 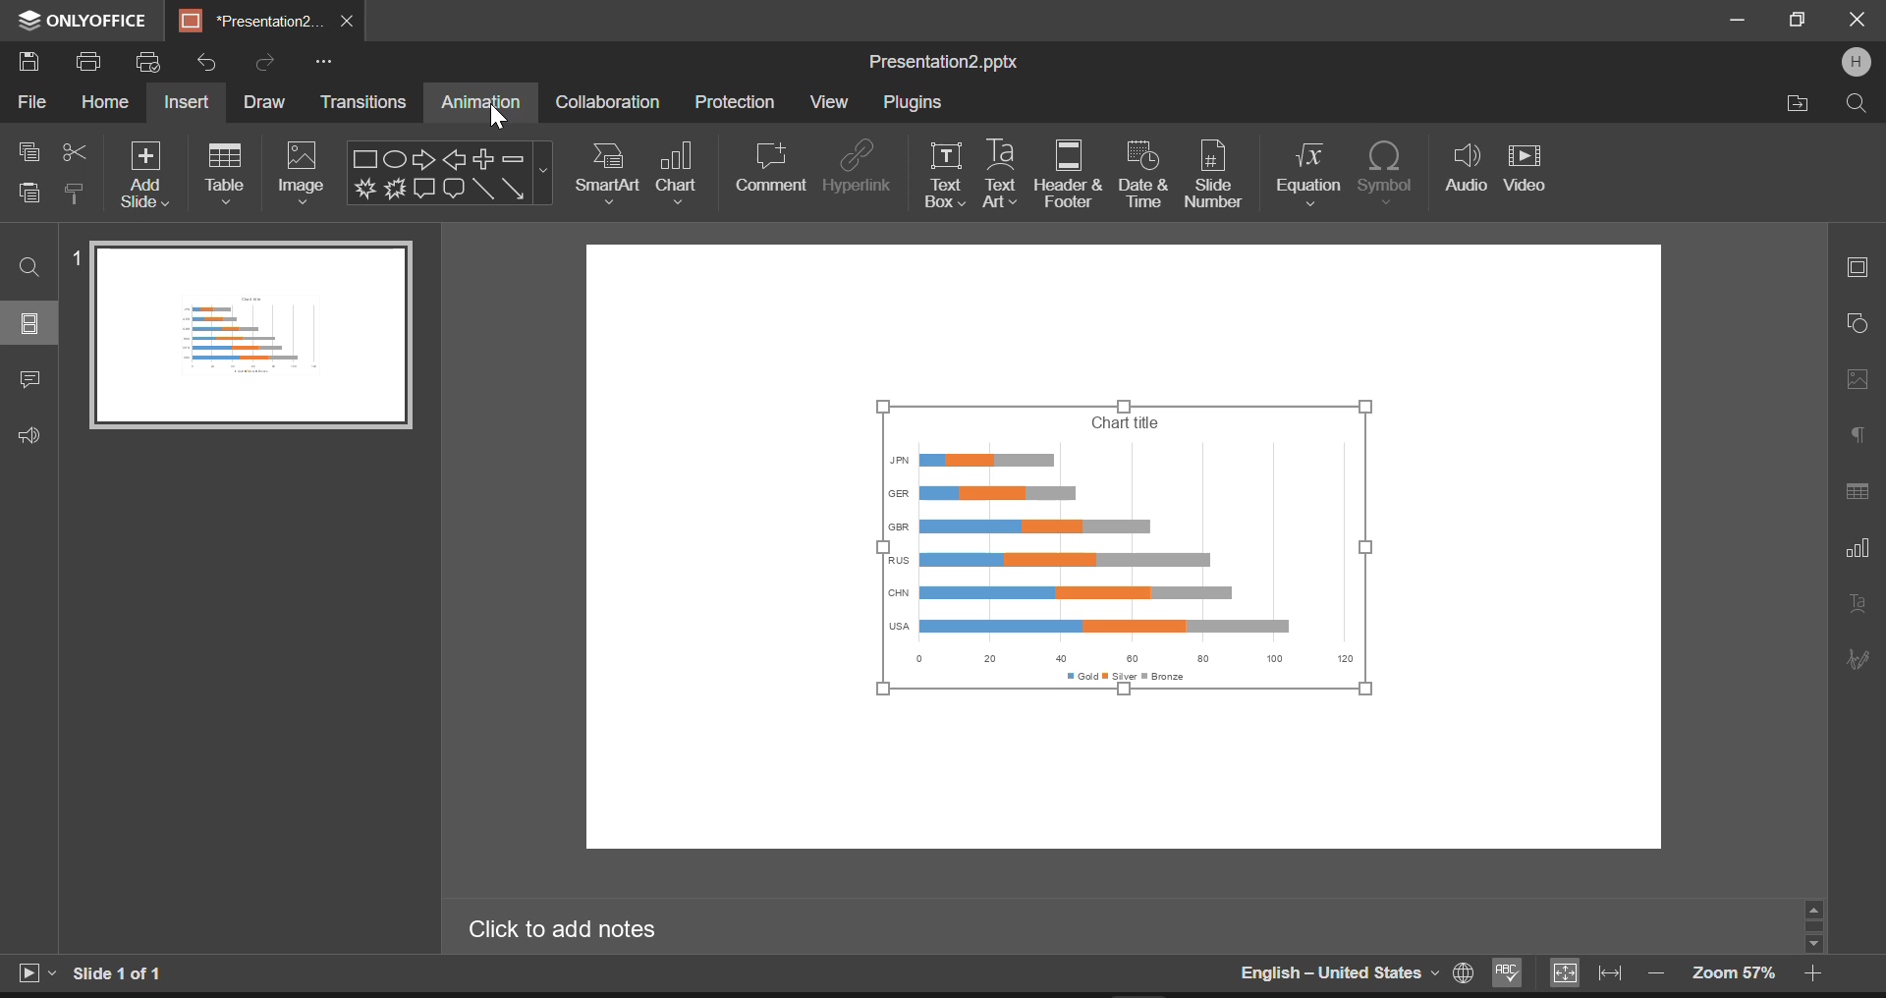 What do you see at coordinates (365, 102) in the screenshot?
I see `Transitions` at bounding box center [365, 102].